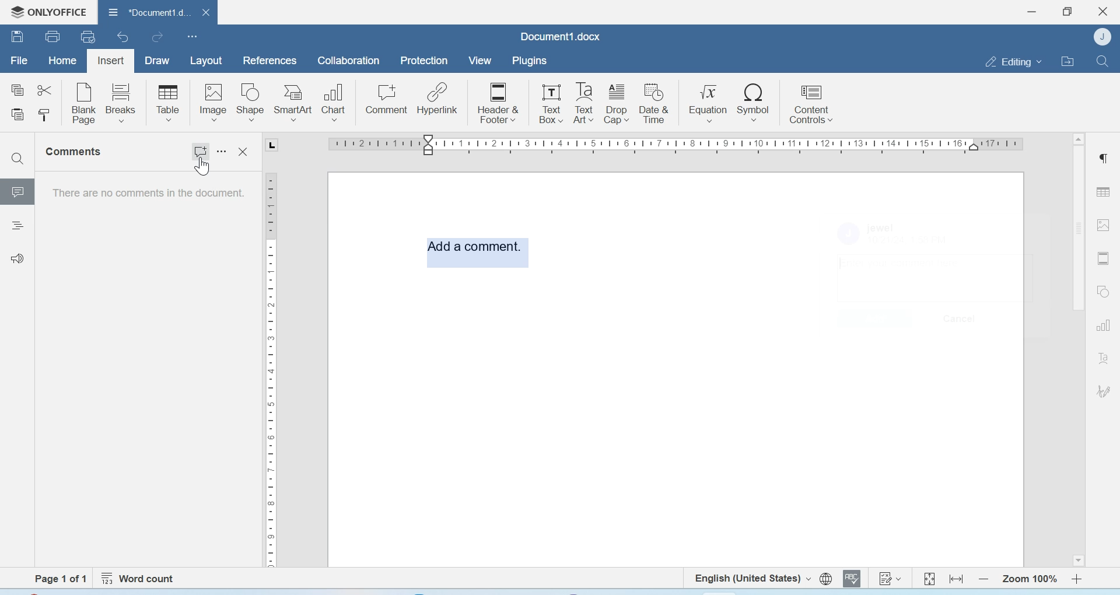 This screenshot has width=1120, height=595. I want to click on set document language, so click(826, 579).